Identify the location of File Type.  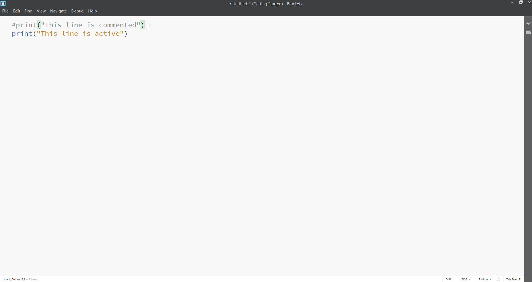
(485, 278).